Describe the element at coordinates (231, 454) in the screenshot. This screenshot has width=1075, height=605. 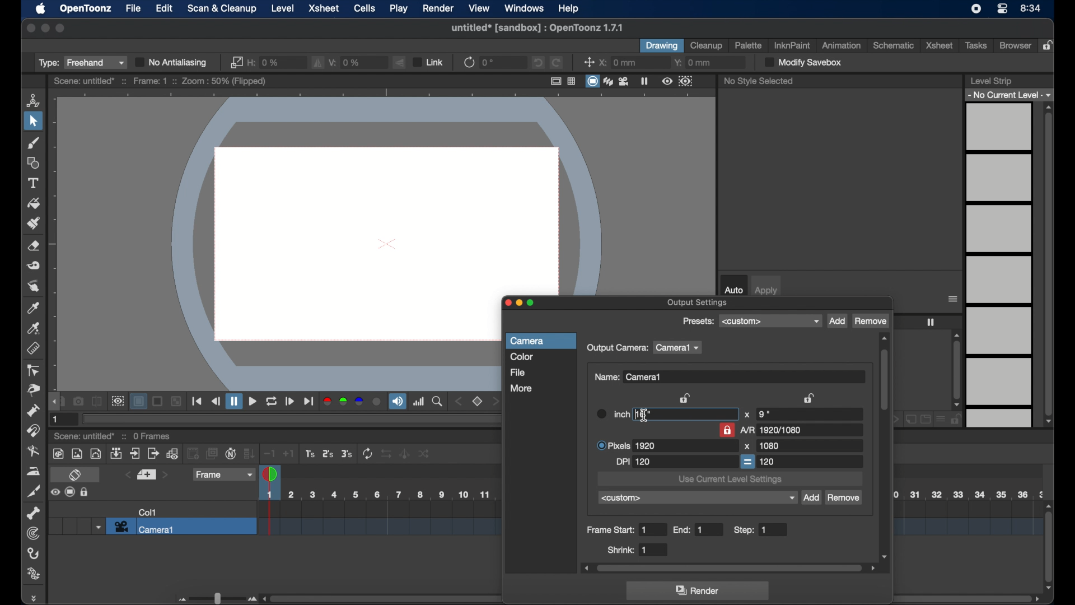
I see `` at that location.